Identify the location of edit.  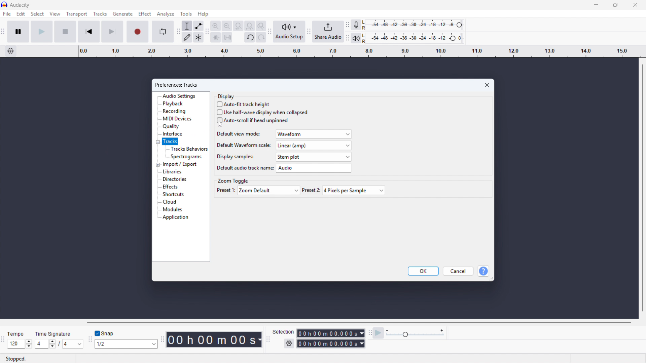
(21, 14).